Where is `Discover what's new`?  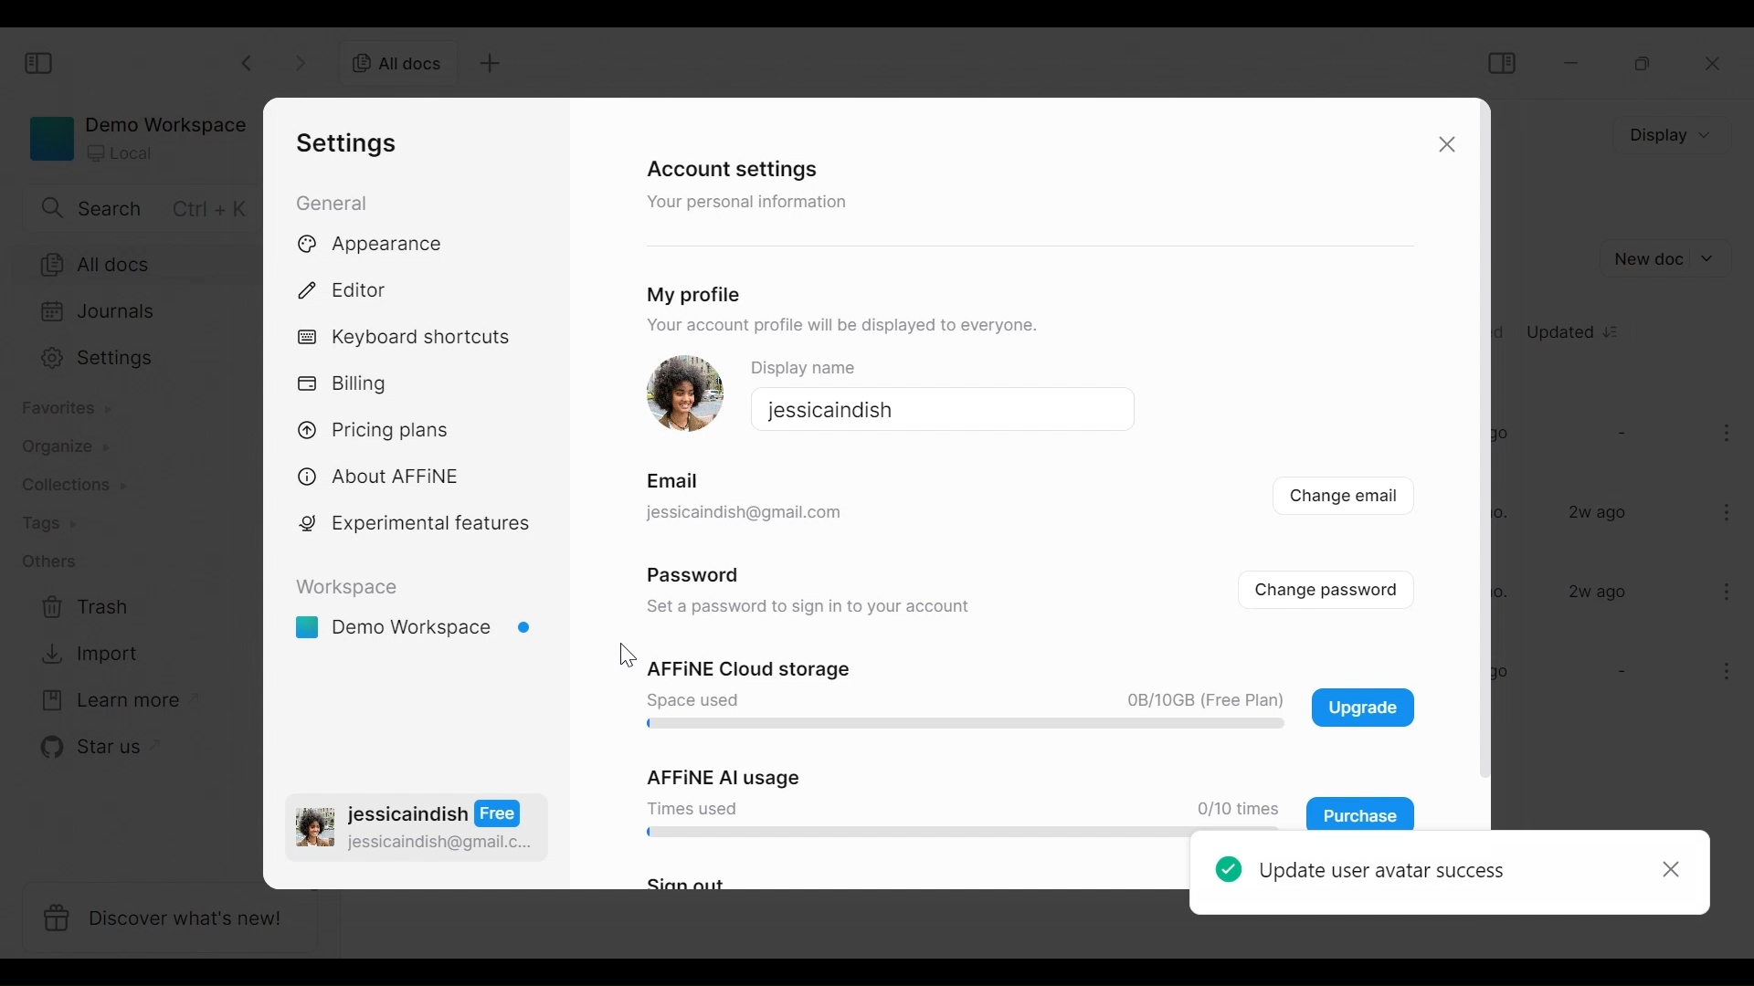
Discover what's new is located at coordinates (168, 919).